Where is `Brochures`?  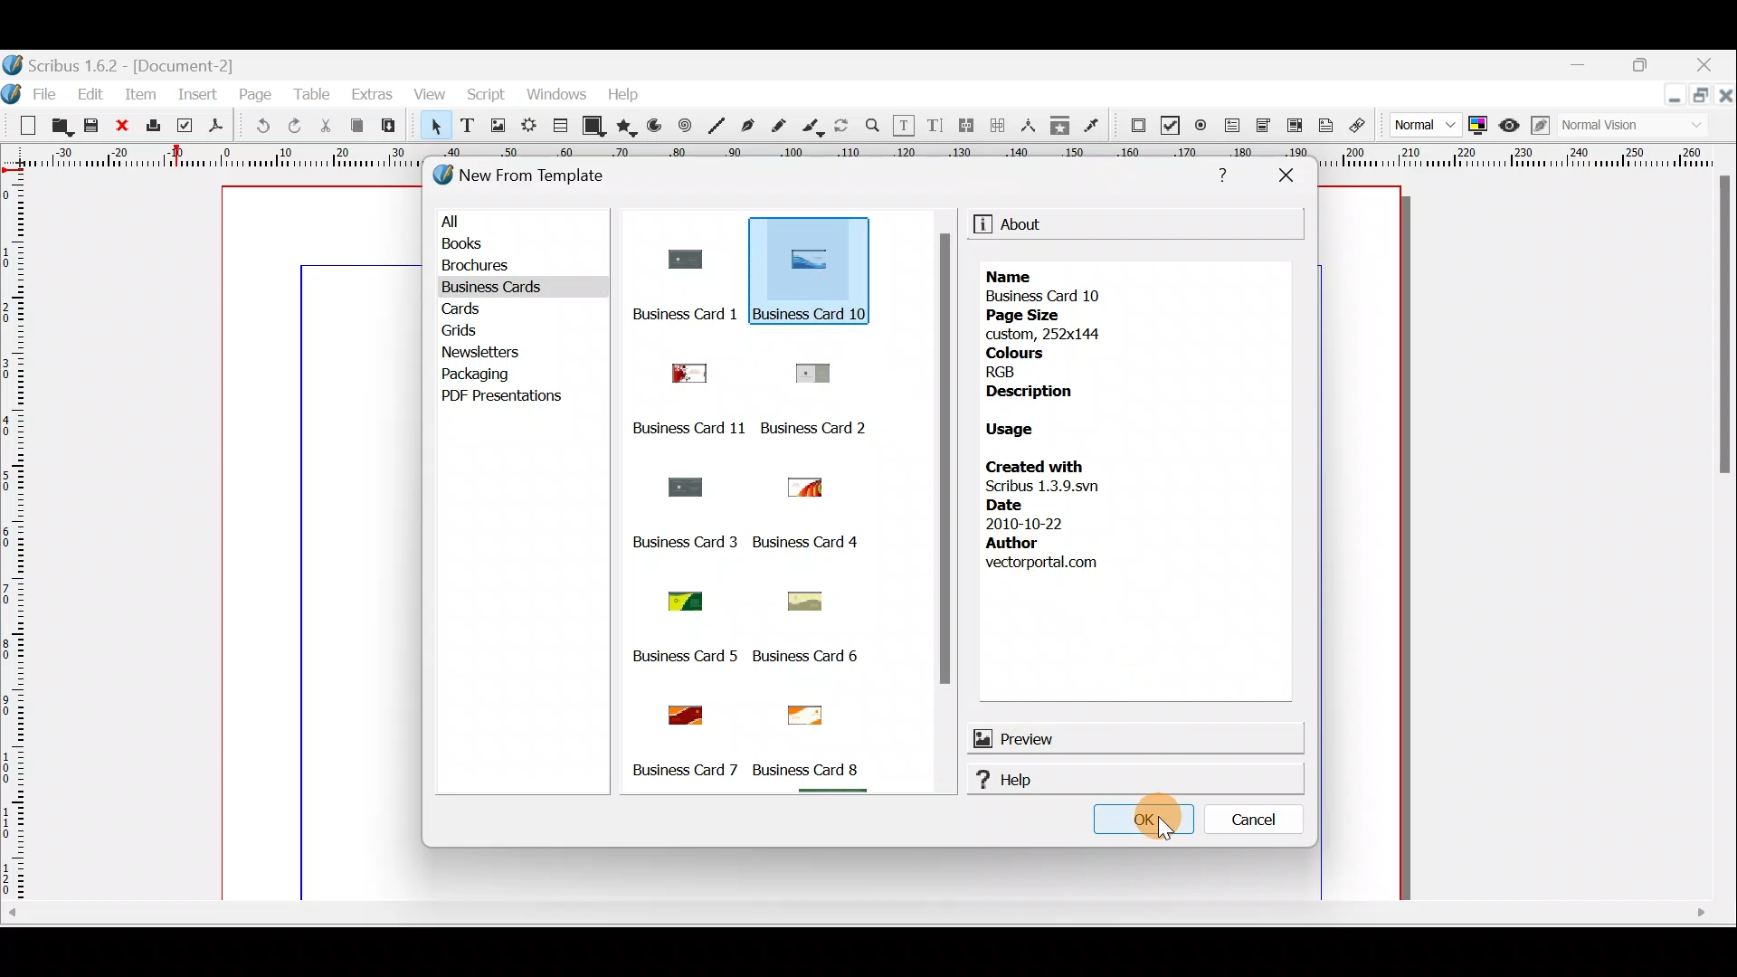
Brochures is located at coordinates (513, 270).